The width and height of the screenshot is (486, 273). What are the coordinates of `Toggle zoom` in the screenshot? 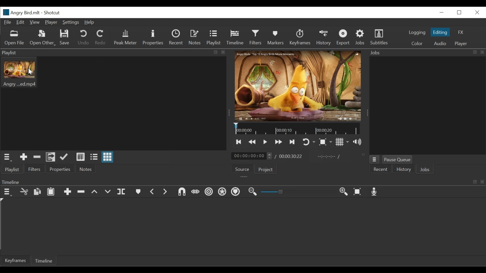 It's located at (326, 142).